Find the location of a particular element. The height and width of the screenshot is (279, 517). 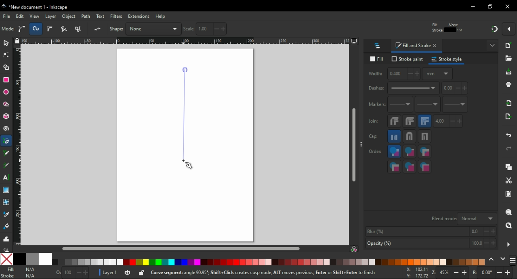

butt is located at coordinates (395, 136).